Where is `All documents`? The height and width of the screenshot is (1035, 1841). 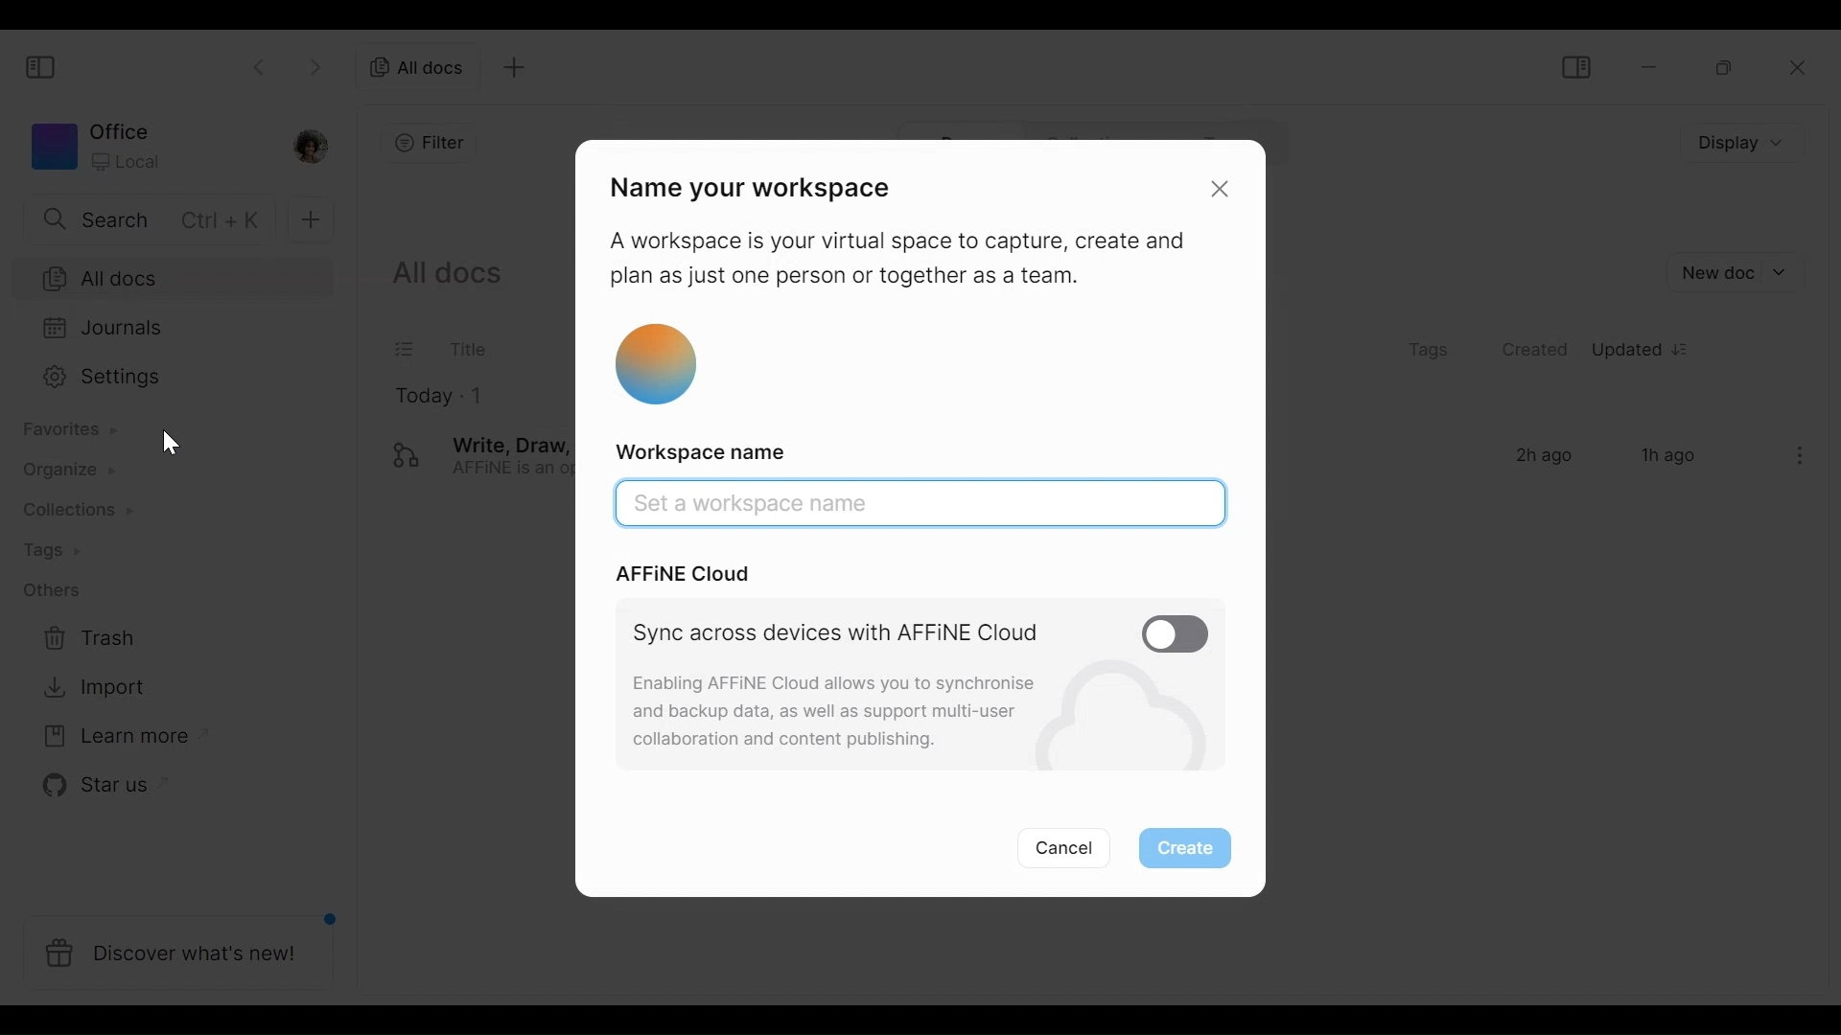 All documents is located at coordinates (422, 65).